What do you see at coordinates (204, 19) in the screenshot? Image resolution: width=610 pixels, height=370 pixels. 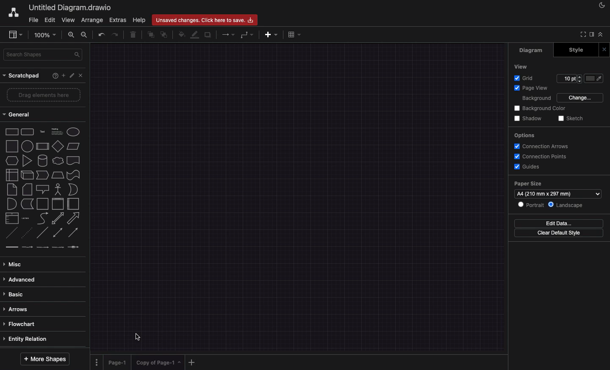 I see `unsaved changes` at bounding box center [204, 19].